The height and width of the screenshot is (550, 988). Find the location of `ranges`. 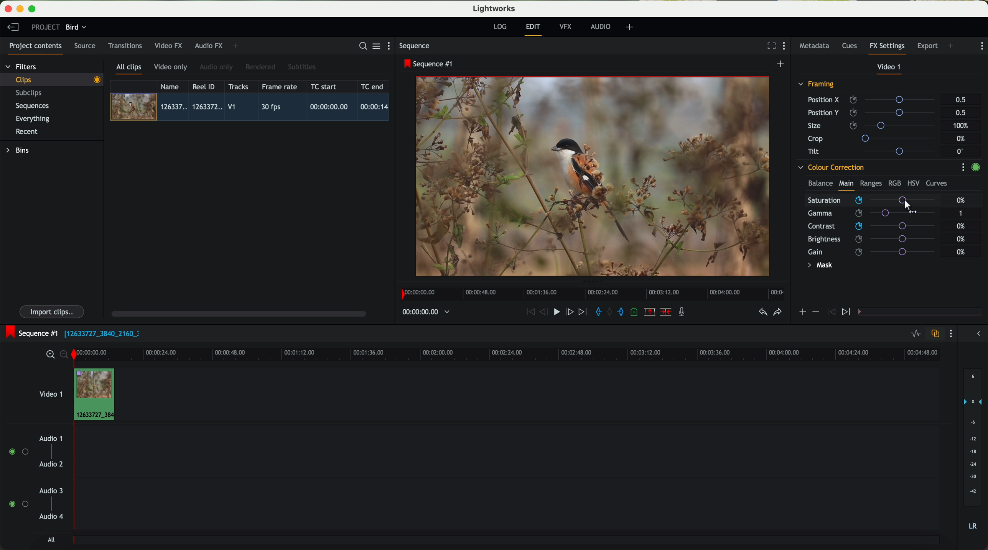

ranges is located at coordinates (871, 183).